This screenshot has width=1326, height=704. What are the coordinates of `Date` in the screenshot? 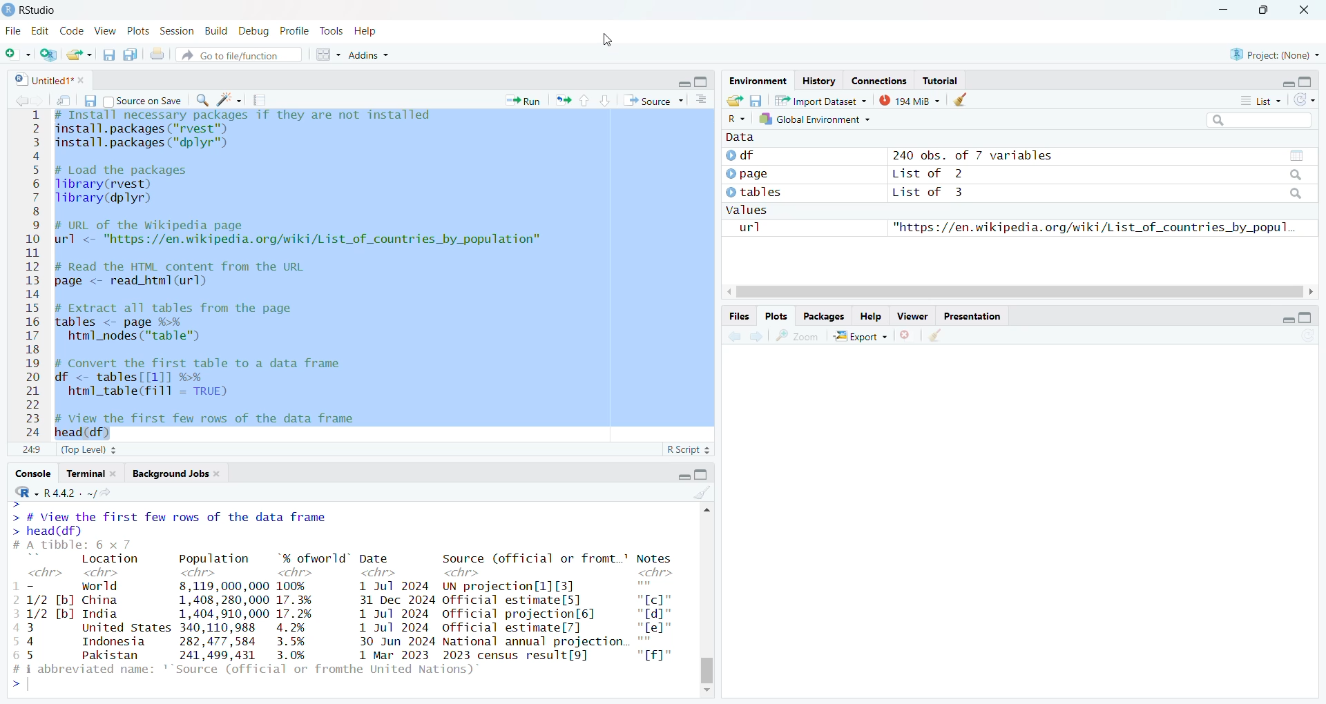 It's located at (374, 558).